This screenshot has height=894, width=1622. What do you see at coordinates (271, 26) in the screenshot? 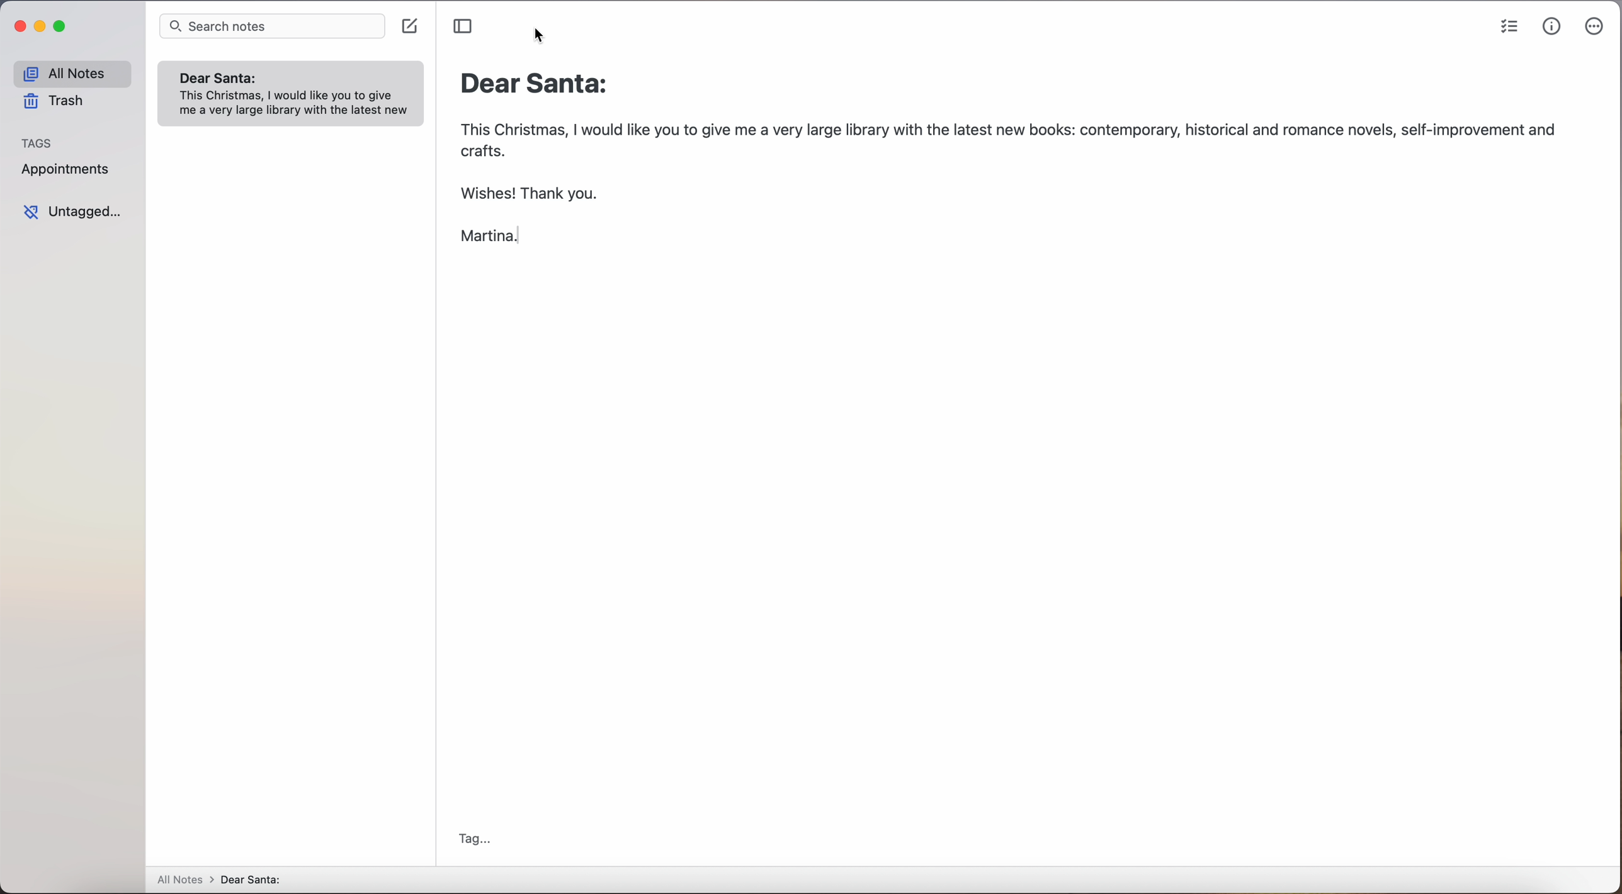
I see `search bar` at bounding box center [271, 26].